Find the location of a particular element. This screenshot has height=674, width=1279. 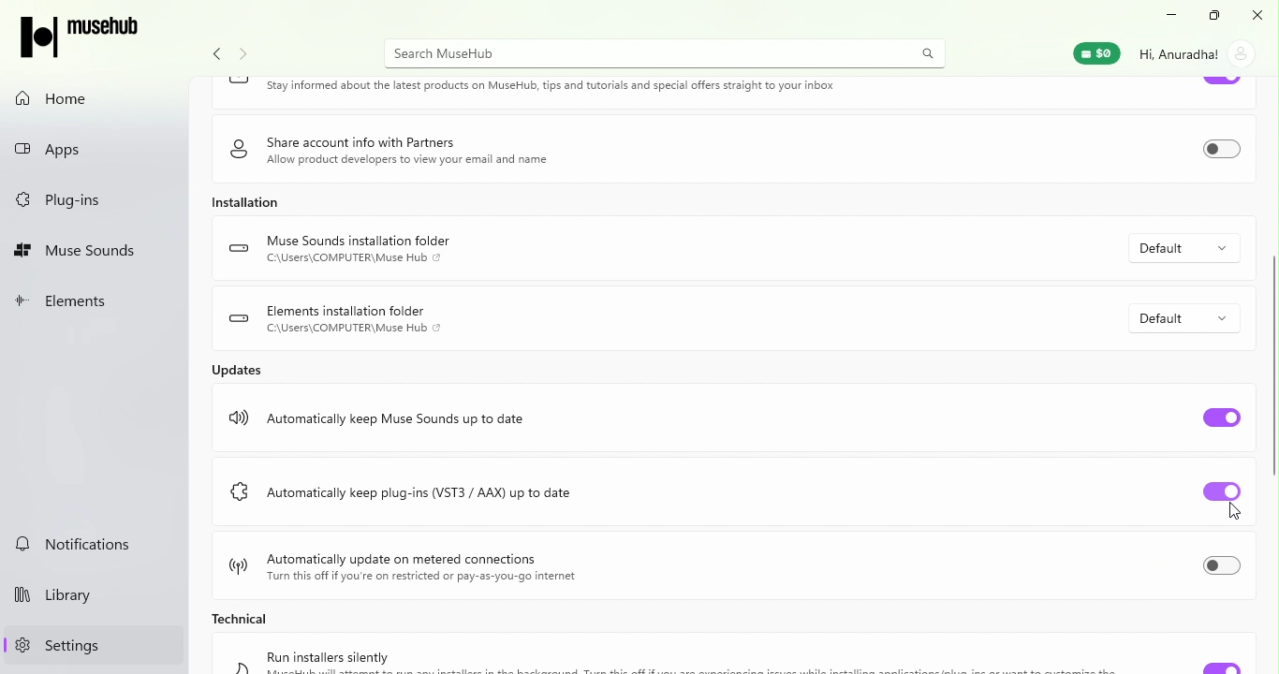

Keep in touch Stay informed about the latest products on MuseHub, tips and tutorials and special offers straight to your inbox is located at coordinates (554, 87).